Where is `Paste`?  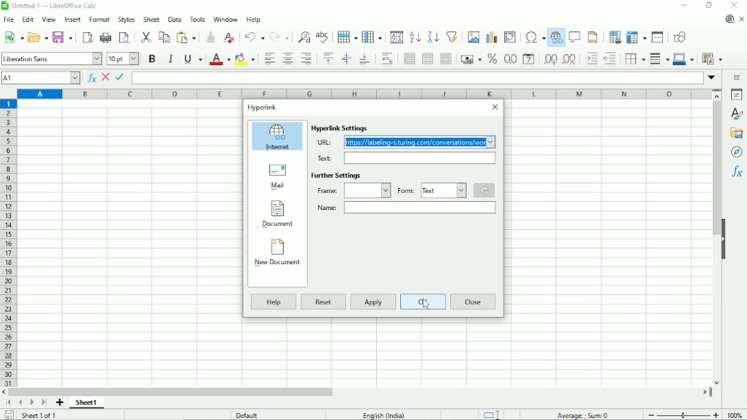
Paste is located at coordinates (187, 37).